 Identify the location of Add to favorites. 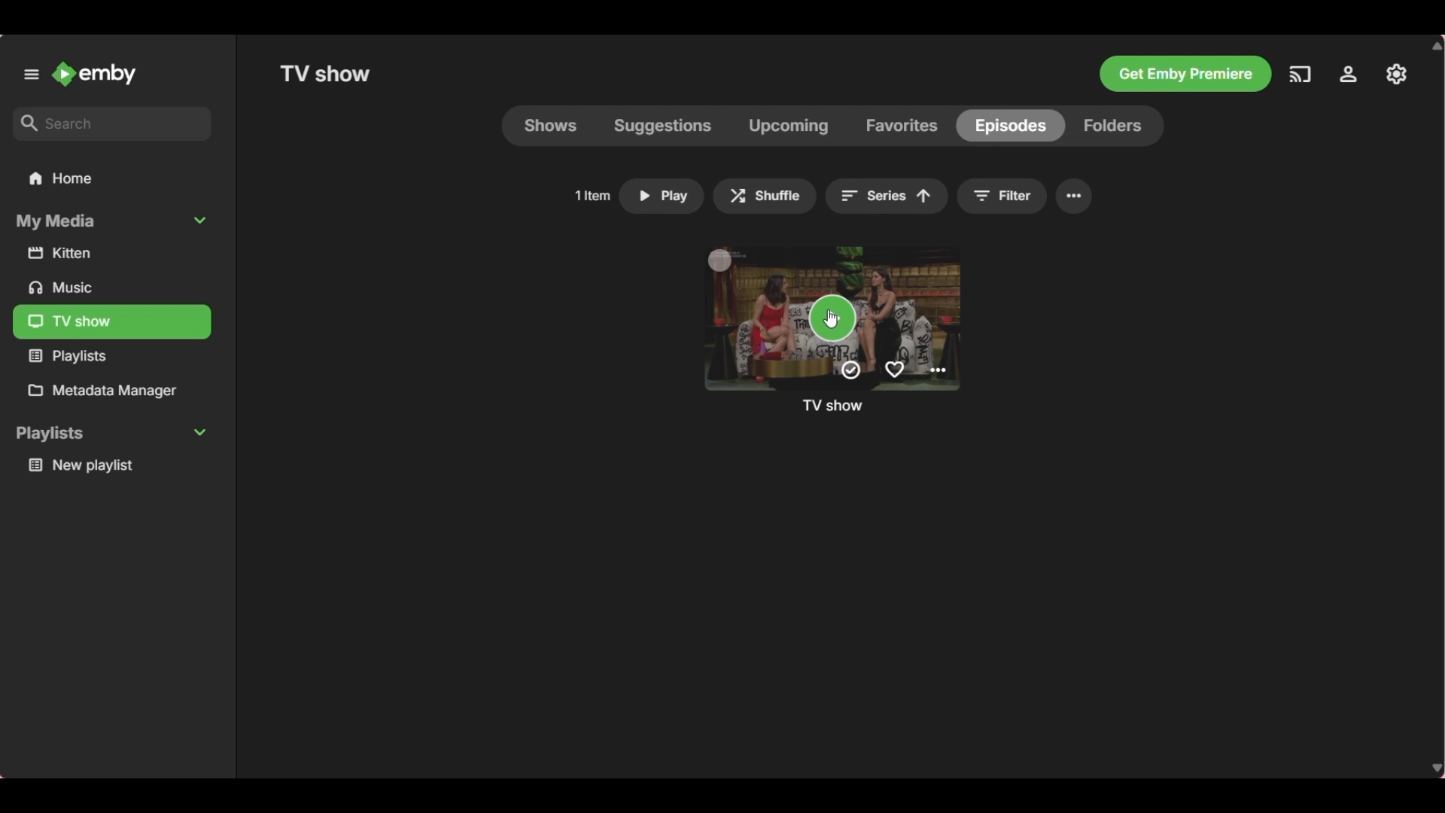
(895, 370).